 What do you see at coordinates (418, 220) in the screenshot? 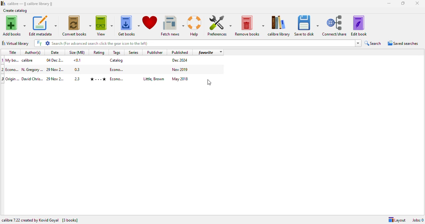
I see `jobs: 0` at bounding box center [418, 220].